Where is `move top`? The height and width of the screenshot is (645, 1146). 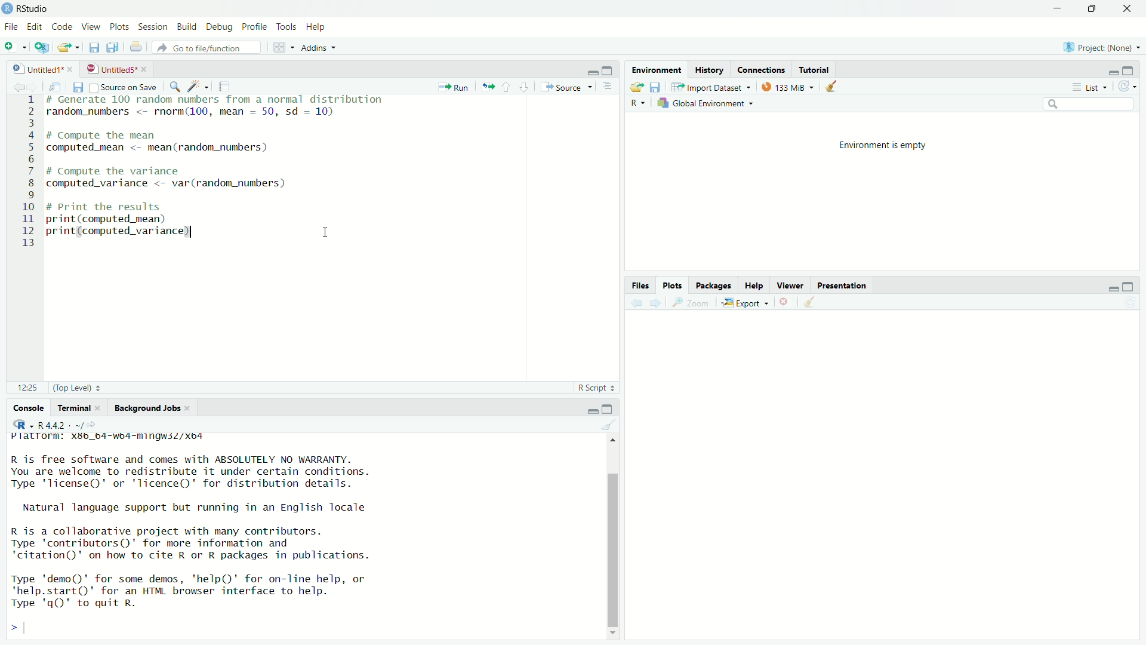 move top is located at coordinates (612, 443).